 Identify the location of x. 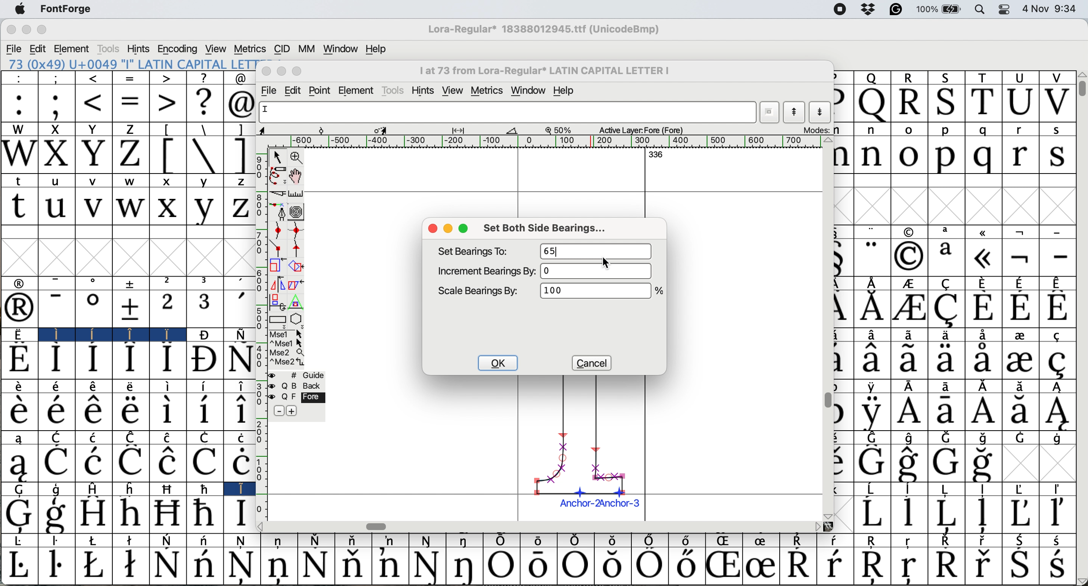
(168, 206).